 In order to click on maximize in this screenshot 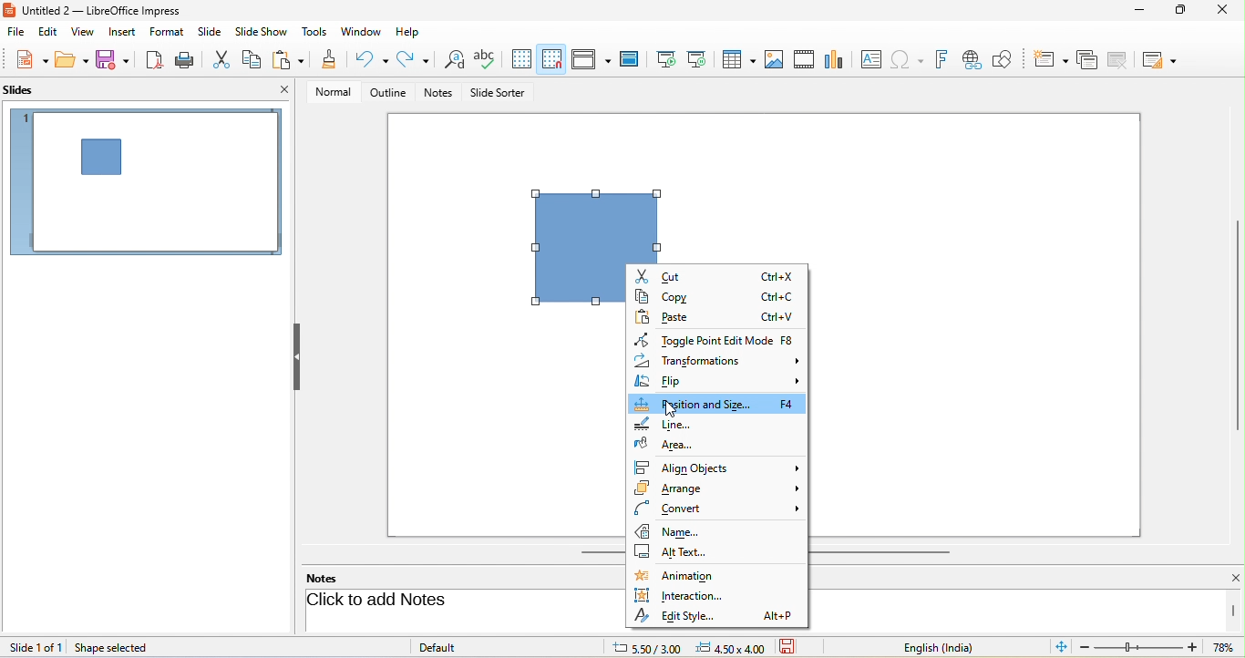, I will do `click(1174, 14)`.